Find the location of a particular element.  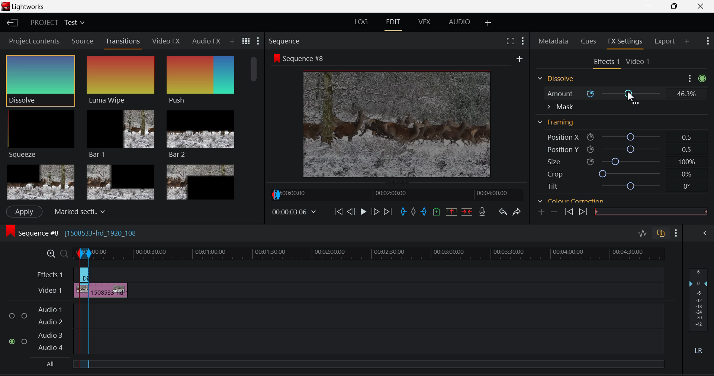

Delete keyframes is located at coordinates (553, 211).